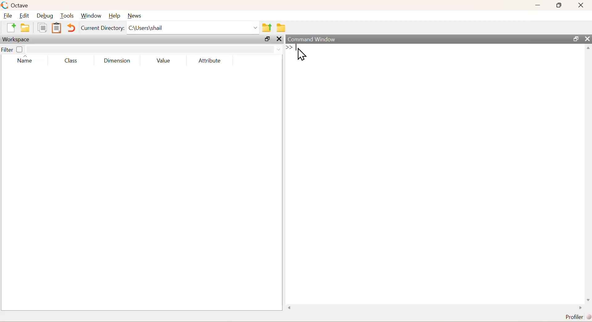 Image resolution: width=592 pixels, height=322 pixels. Describe the element at coordinates (575, 38) in the screenshot. I see `Maximize/Restore` at that location.